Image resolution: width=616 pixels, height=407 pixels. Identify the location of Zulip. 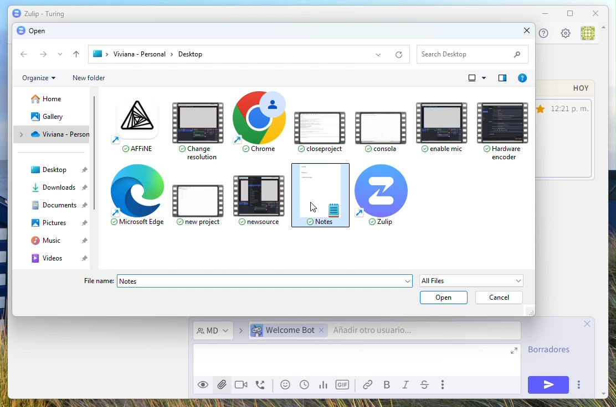
(38, 14).